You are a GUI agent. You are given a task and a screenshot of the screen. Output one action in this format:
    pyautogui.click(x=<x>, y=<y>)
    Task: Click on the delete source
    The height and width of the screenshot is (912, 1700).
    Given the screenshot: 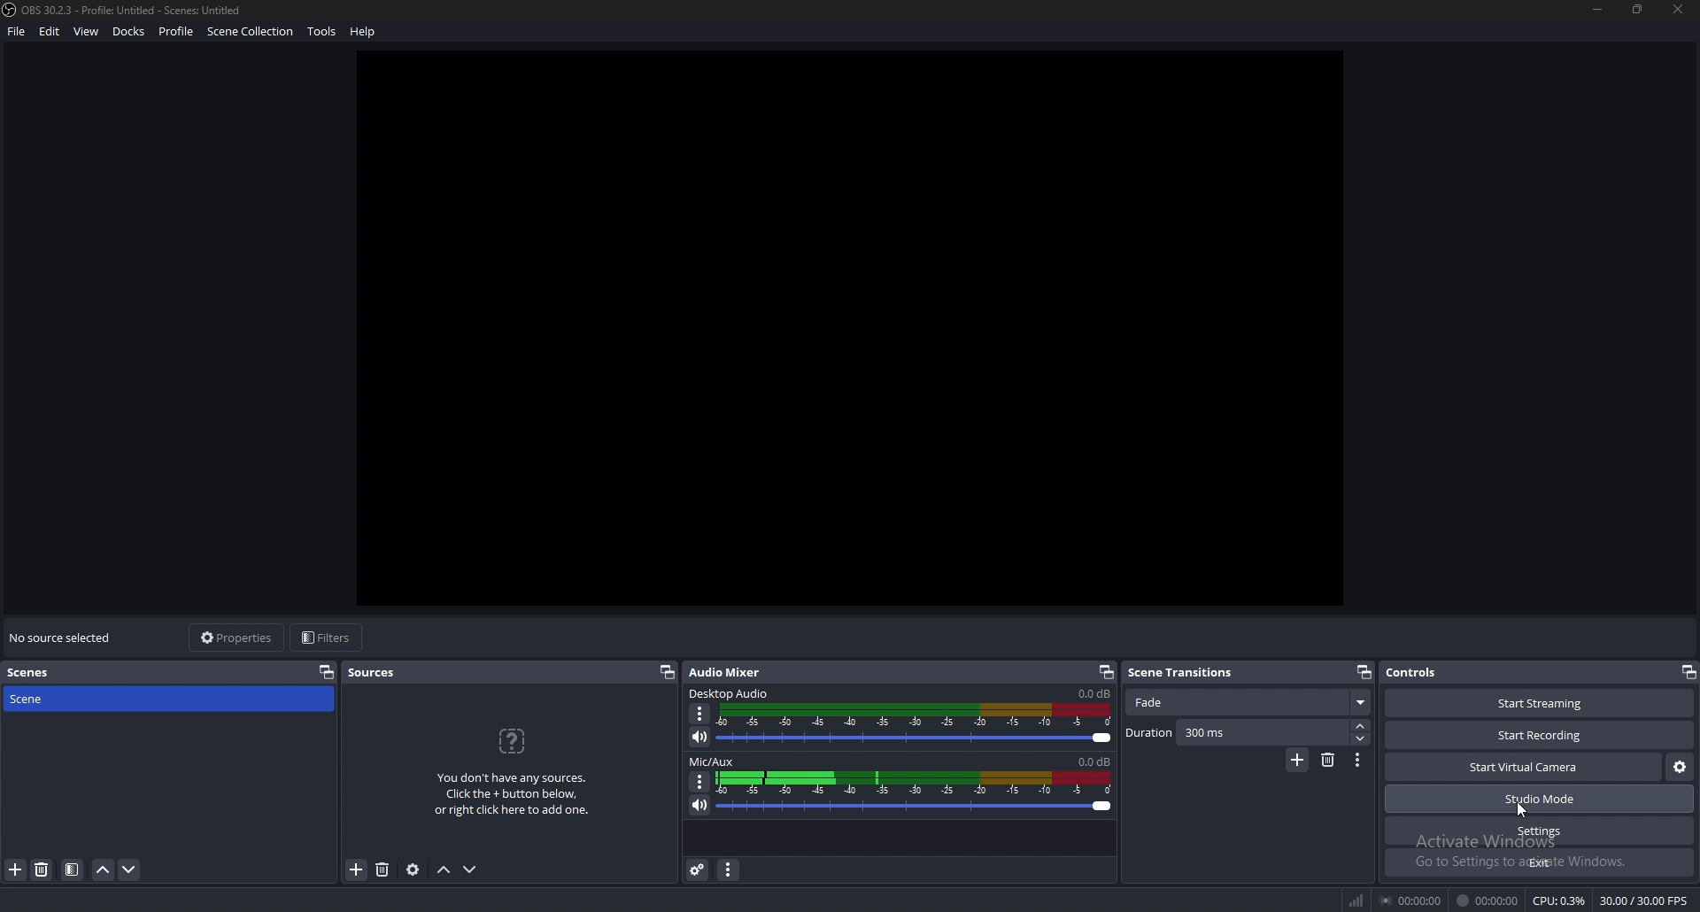 What is the action you would take?
    pyautogui.click(x=42, y=870)
    